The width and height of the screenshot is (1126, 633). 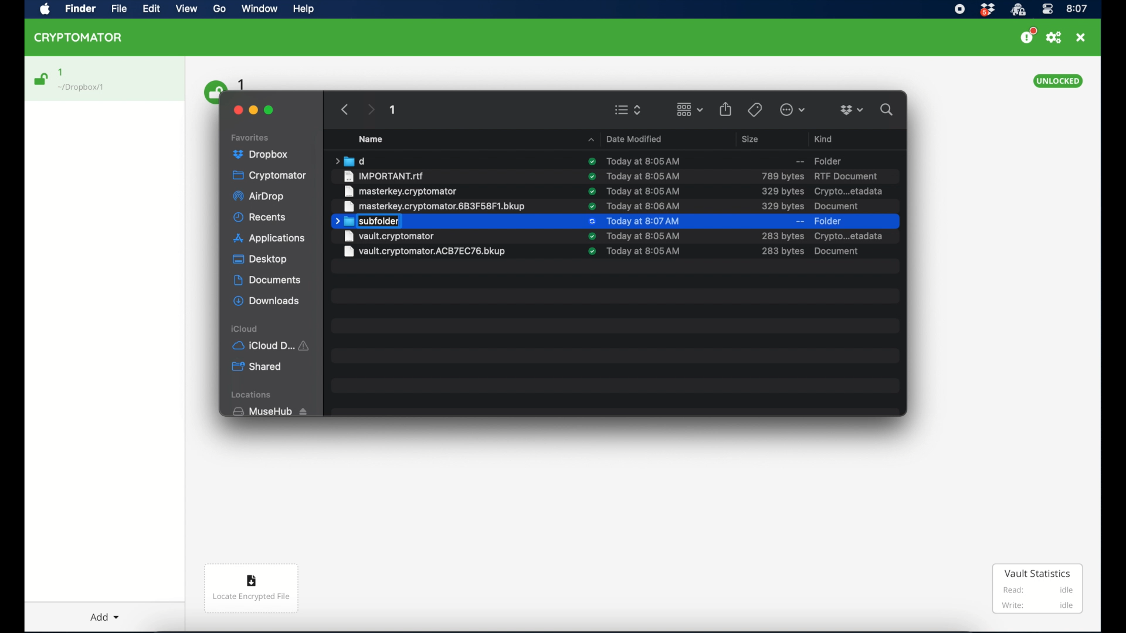 What do you see at coordinates (252, 136) in the screenshot?
I see `favorites` at bounding box center [252, 136].